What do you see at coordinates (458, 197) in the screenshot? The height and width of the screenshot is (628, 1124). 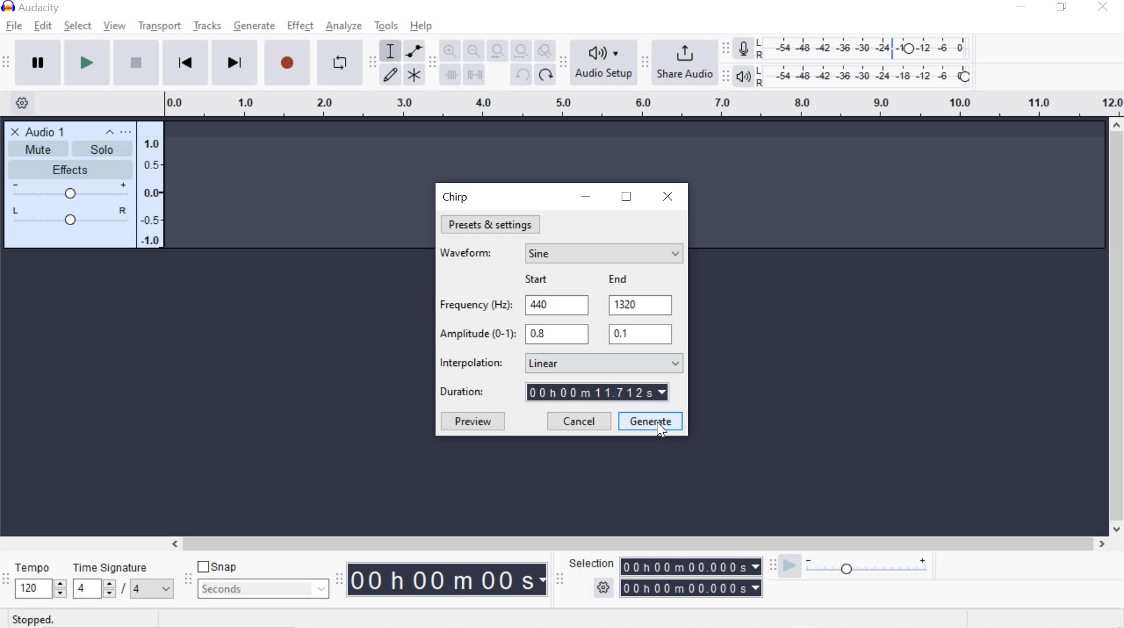 I see `chirp` at bounding box center [458, 197].